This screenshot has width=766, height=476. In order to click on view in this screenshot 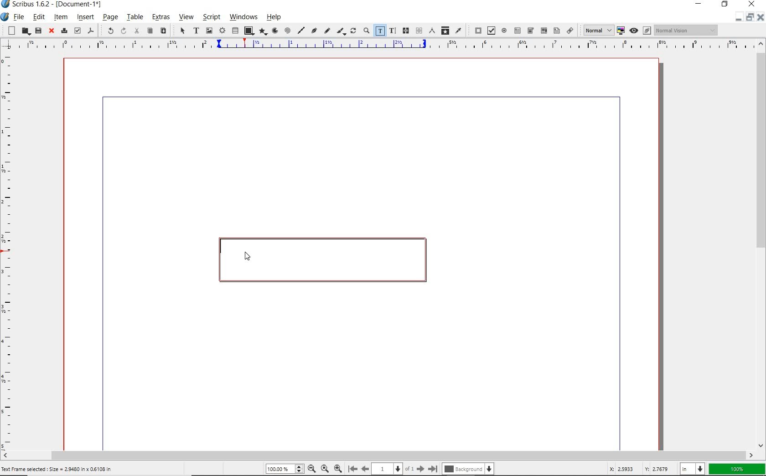, I will do `click(186, 18)`.